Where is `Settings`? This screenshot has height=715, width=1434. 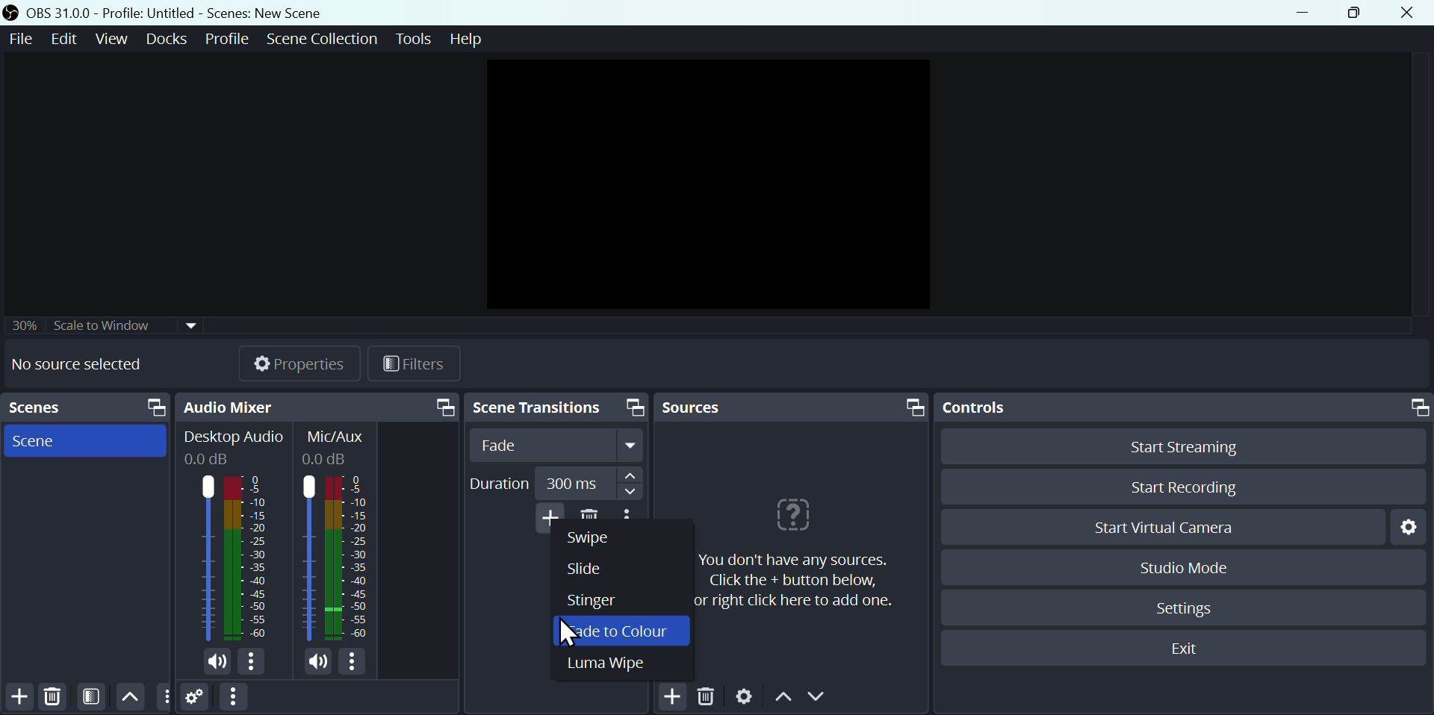 Settings is located at coordinates (744, 698).